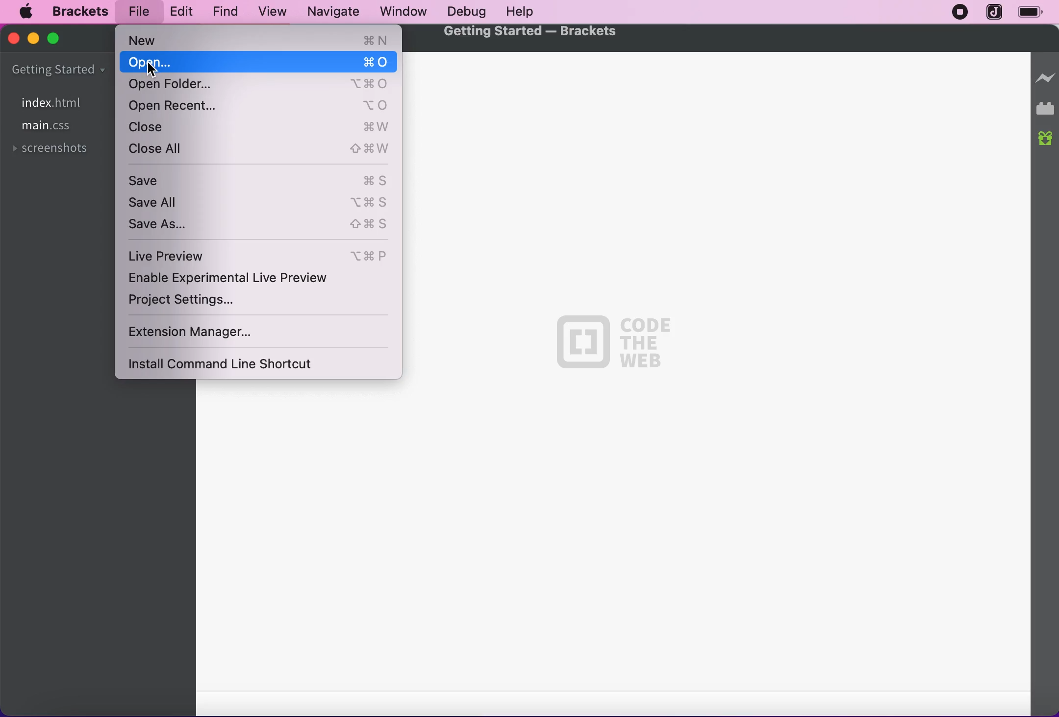 The image size is (1059, 717). I want to click on index.html, so click(51, 102).